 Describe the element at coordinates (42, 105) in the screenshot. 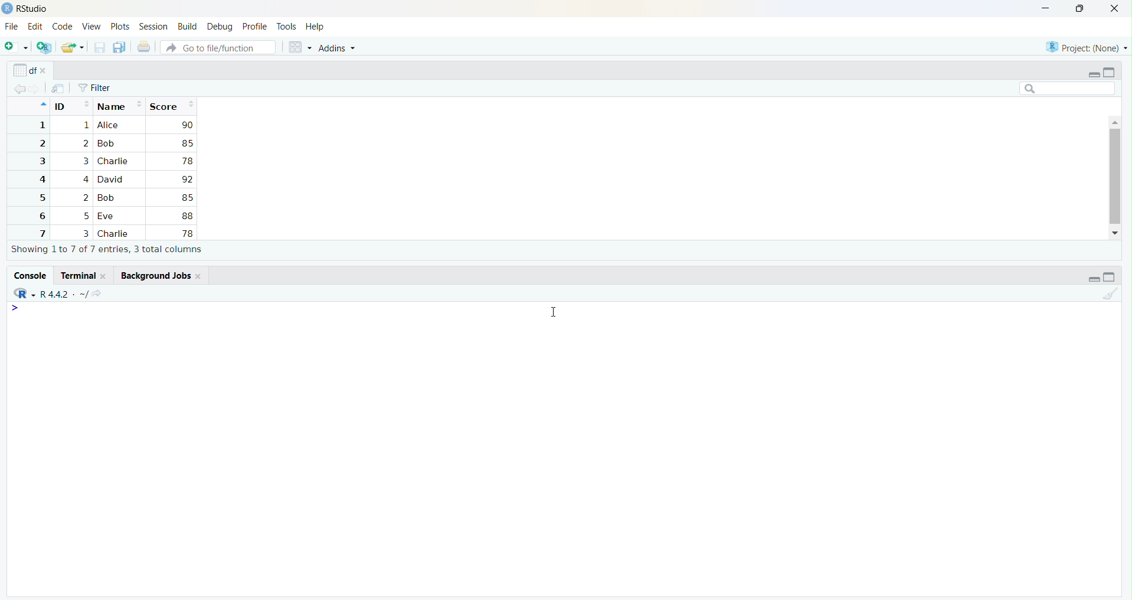

I see `up` at that location.